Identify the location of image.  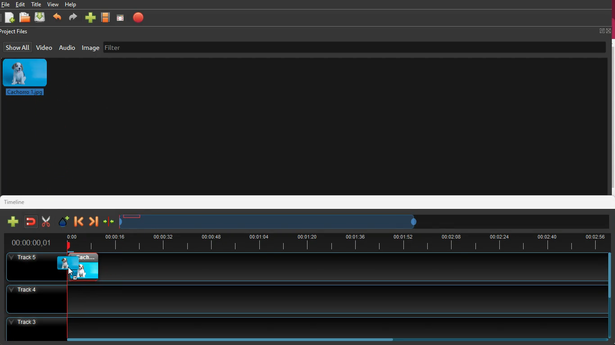
(29, 77).